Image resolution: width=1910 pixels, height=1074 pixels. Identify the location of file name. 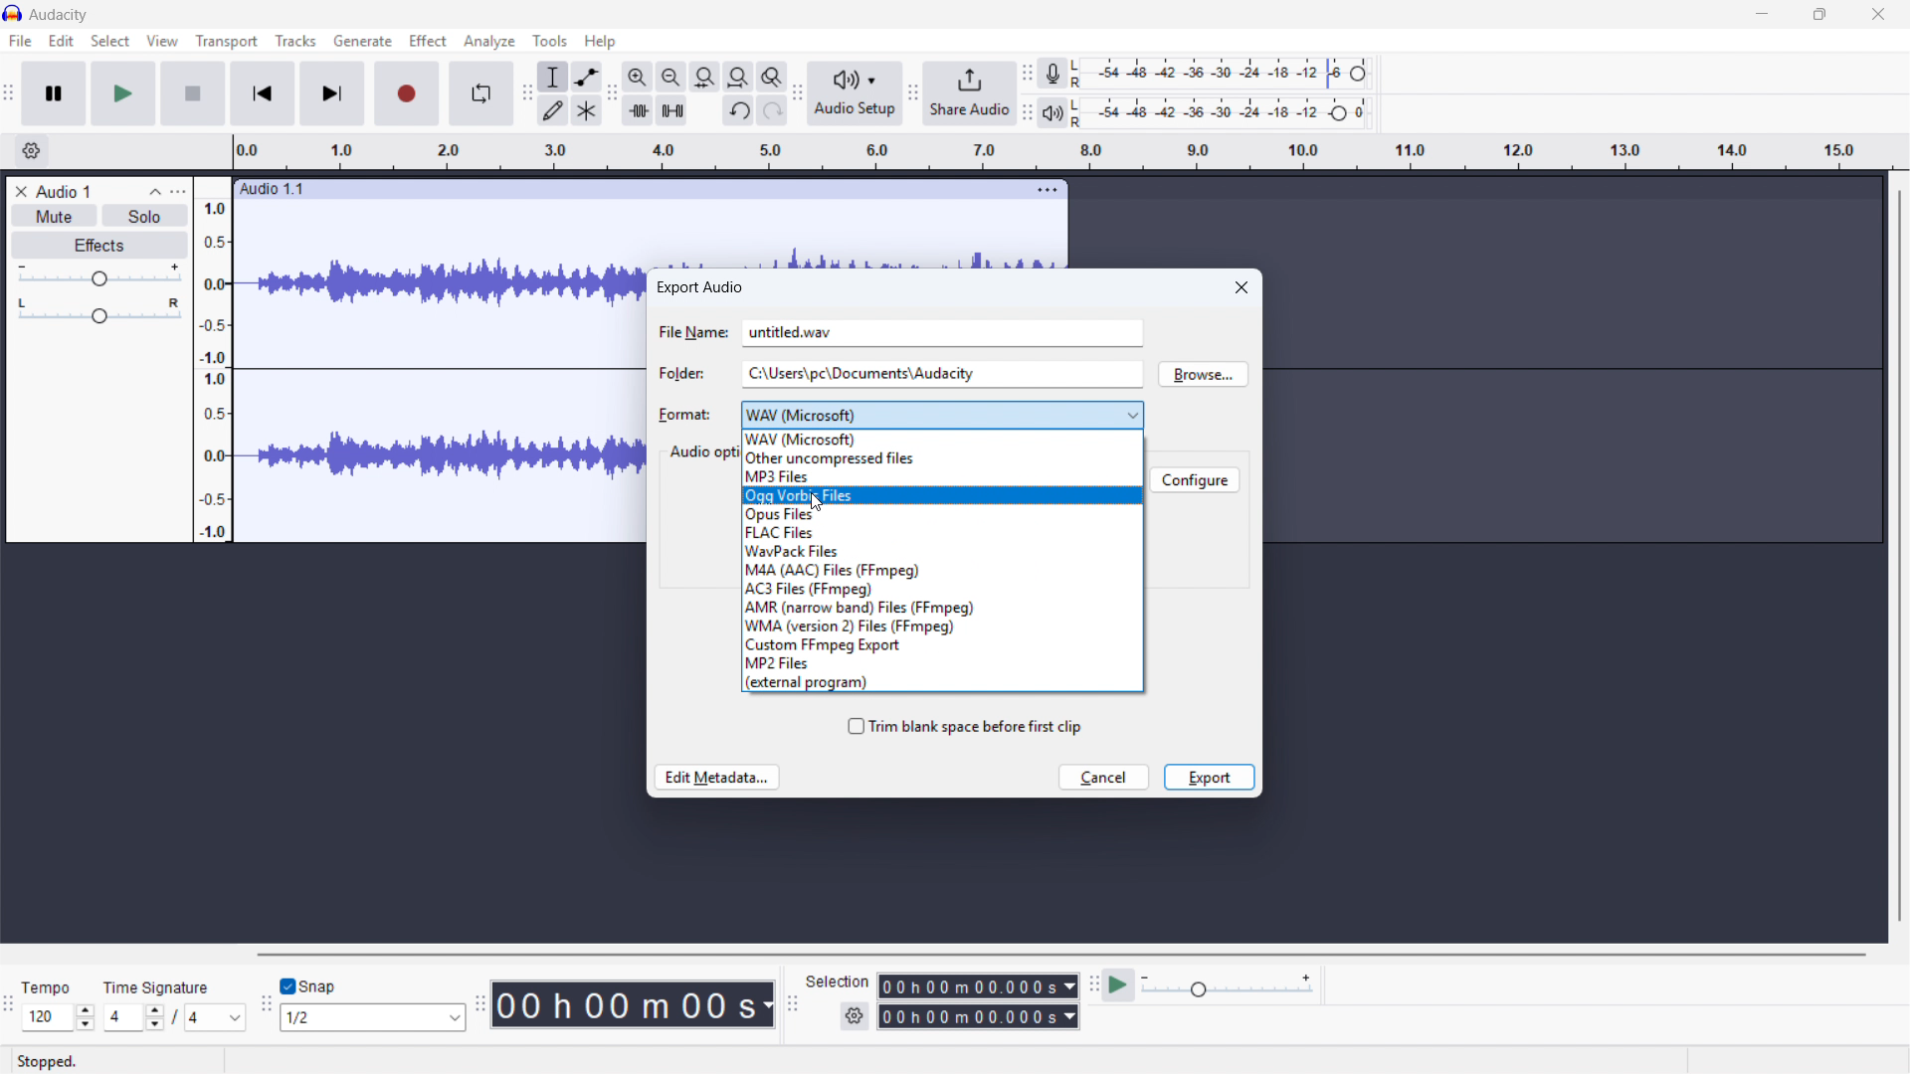
(693, 336).